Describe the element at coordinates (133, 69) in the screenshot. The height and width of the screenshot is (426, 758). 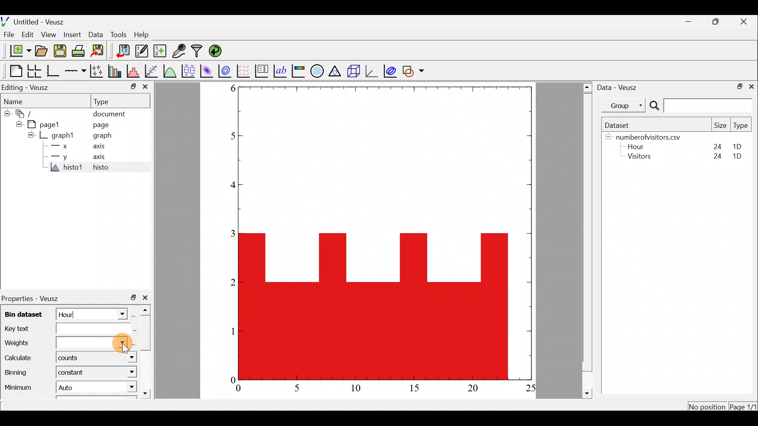
I see `histogram of a dataset` at that location.